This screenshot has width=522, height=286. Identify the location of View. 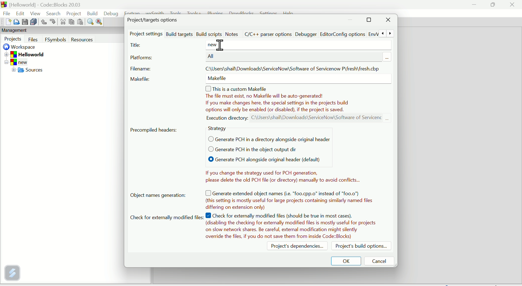
(34, 13).